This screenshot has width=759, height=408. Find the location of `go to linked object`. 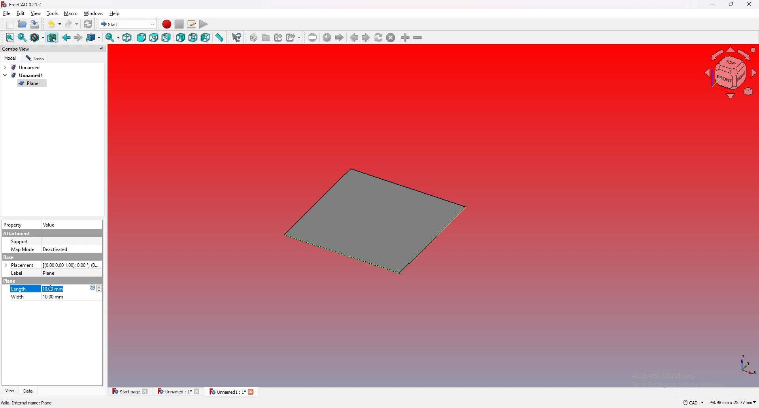

go to linked object is located at coordinates (94, 38).